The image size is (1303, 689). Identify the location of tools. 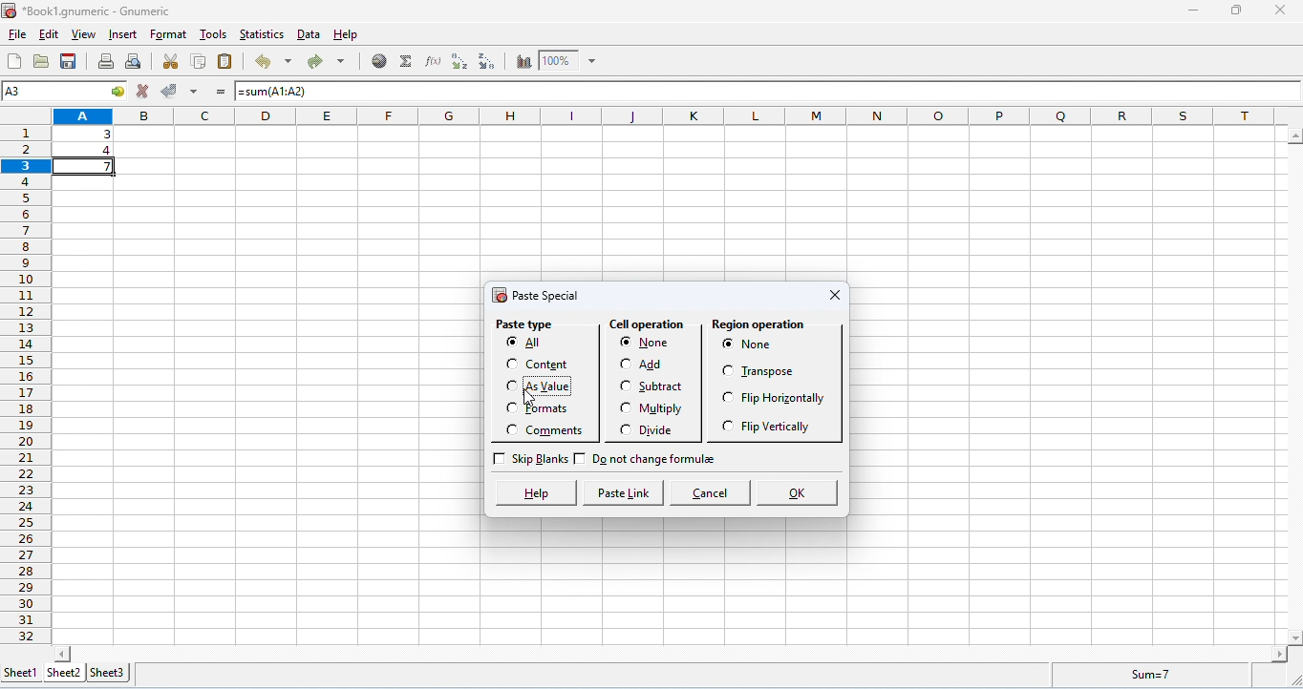
(213, 35).